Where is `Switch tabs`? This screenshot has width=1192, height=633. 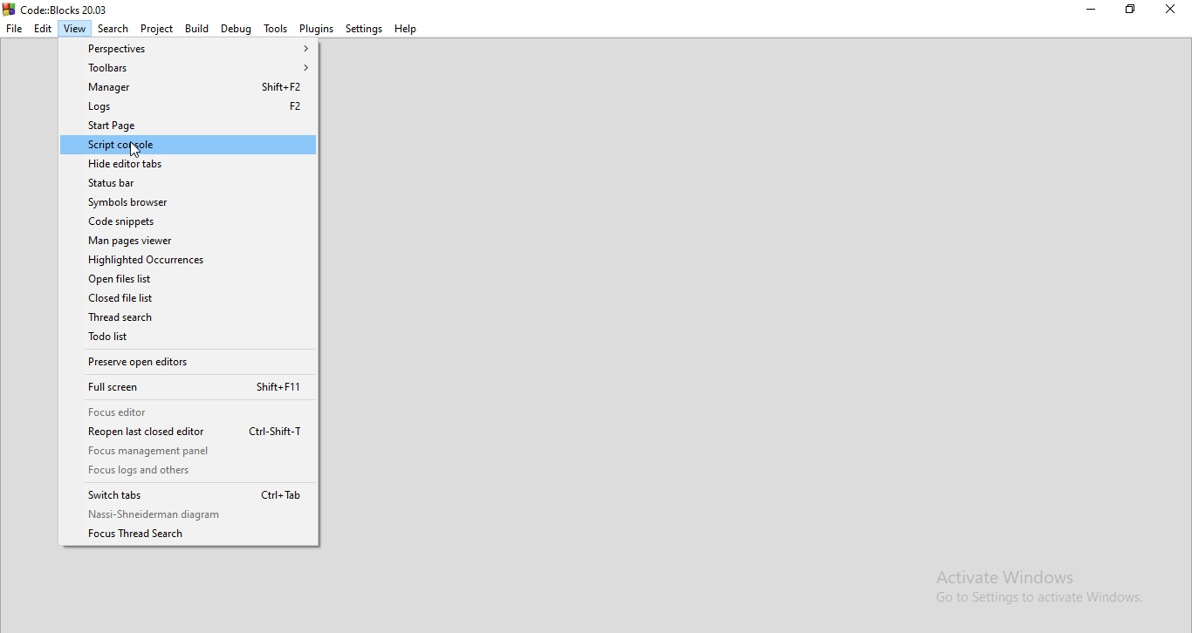
Switch tabs is located at coordinates (186, 493).